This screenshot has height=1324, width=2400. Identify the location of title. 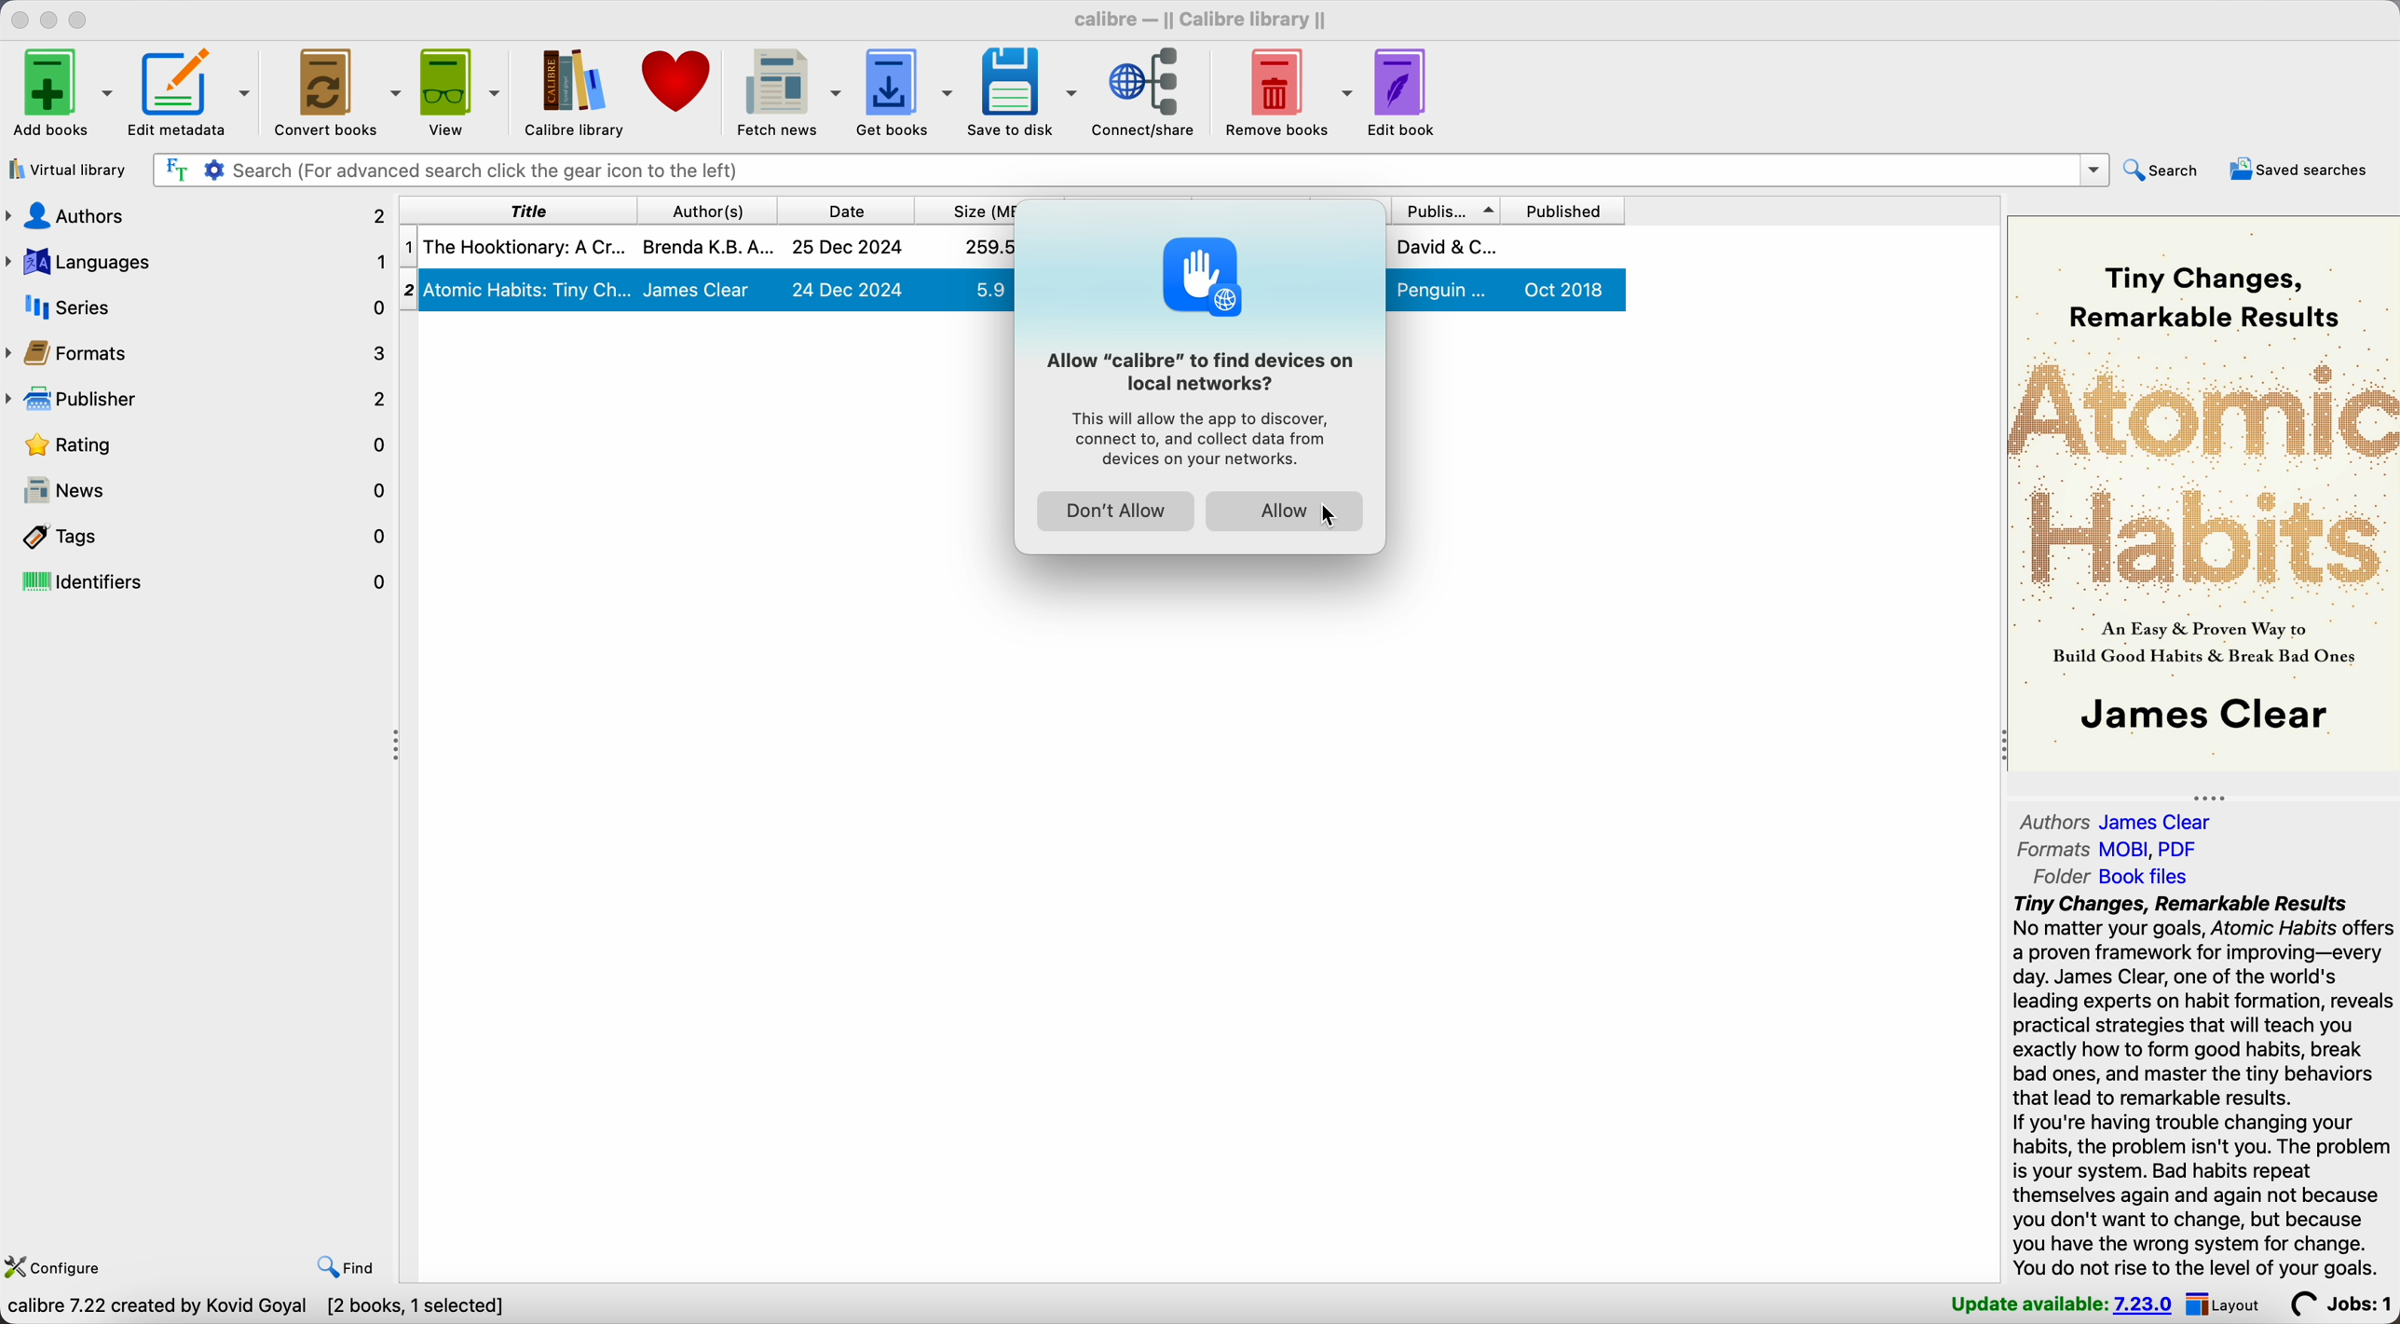
(524, 210).